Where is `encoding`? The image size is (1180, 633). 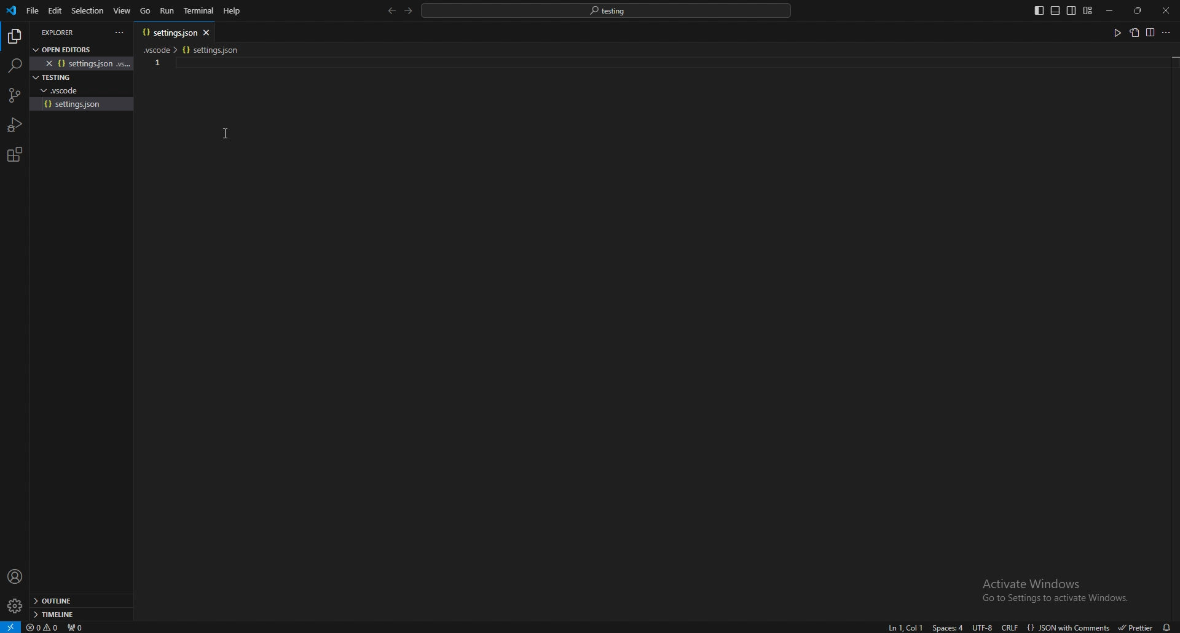
encoding is located at coordinates (983, 628).